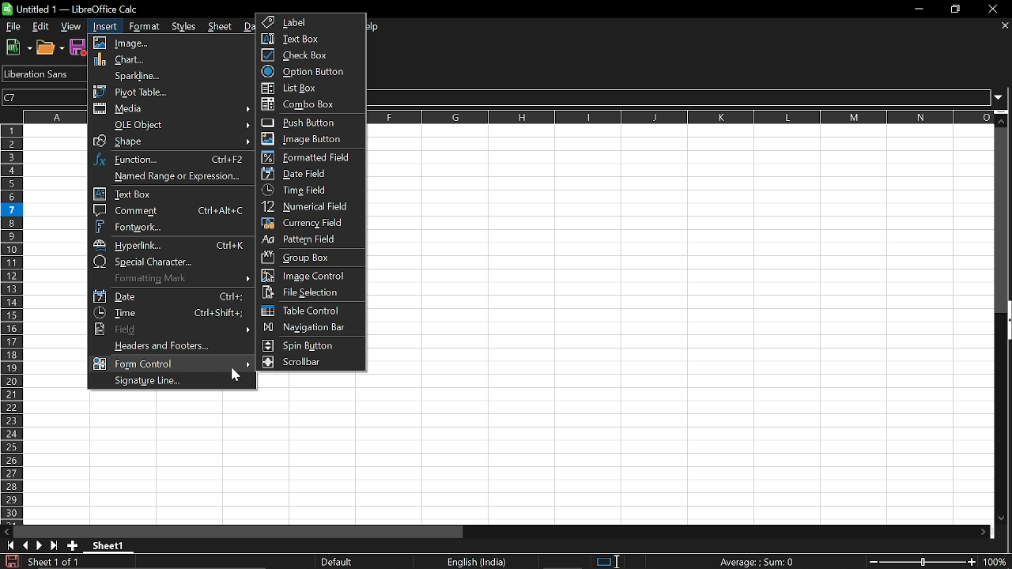 The image size is (1012, 569). Describe the element at coordinates (1003, 118) in the screenshot. I see `Move down` at that location.